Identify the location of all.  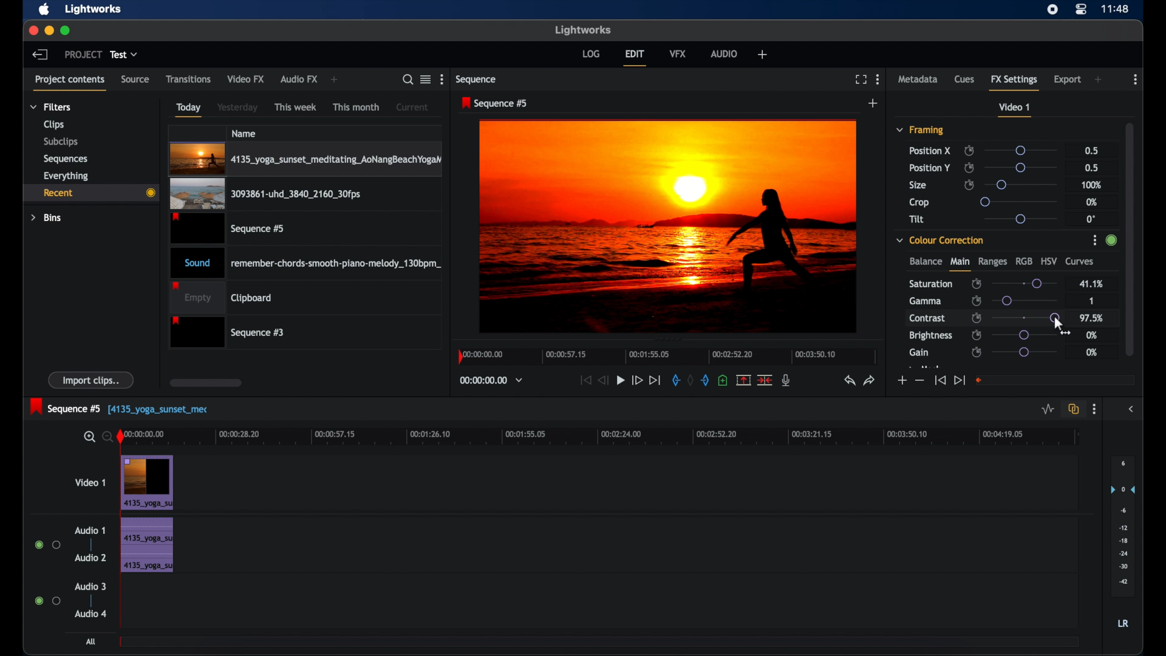
(91, 641).